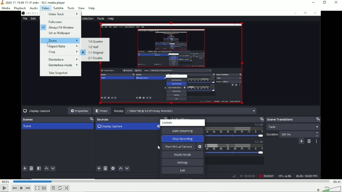 This screenshot has height=192, width=342. What do you see at coordinates (95, 58) in the screenshot?
I see `double` at bounding box center [95, 58].